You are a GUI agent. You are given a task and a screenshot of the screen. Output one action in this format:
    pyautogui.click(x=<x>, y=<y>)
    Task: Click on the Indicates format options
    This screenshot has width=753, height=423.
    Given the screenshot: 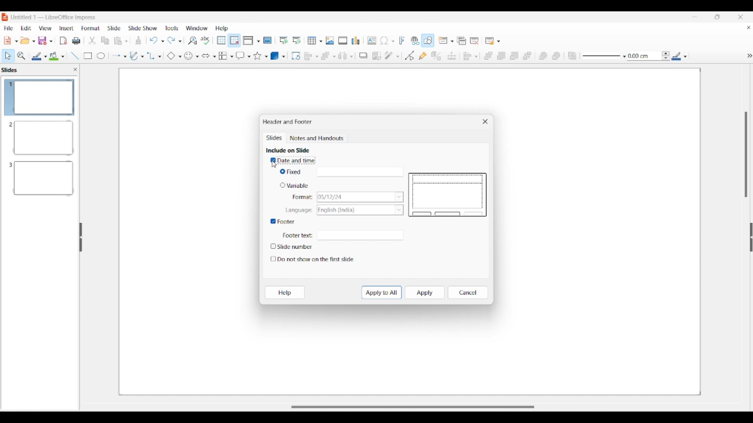 What is the action you would take?
    pyautogui.click(x=302, y=197)
    